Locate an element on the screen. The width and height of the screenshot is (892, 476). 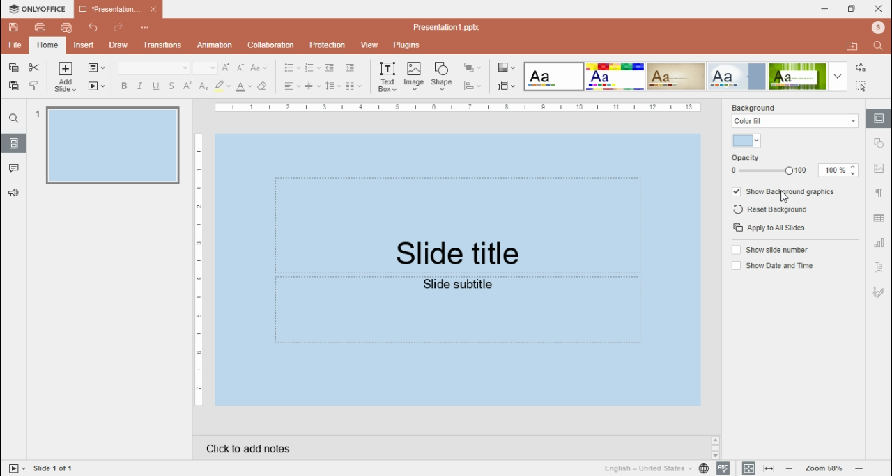
theme 3 is located at coordinates (677, 77).